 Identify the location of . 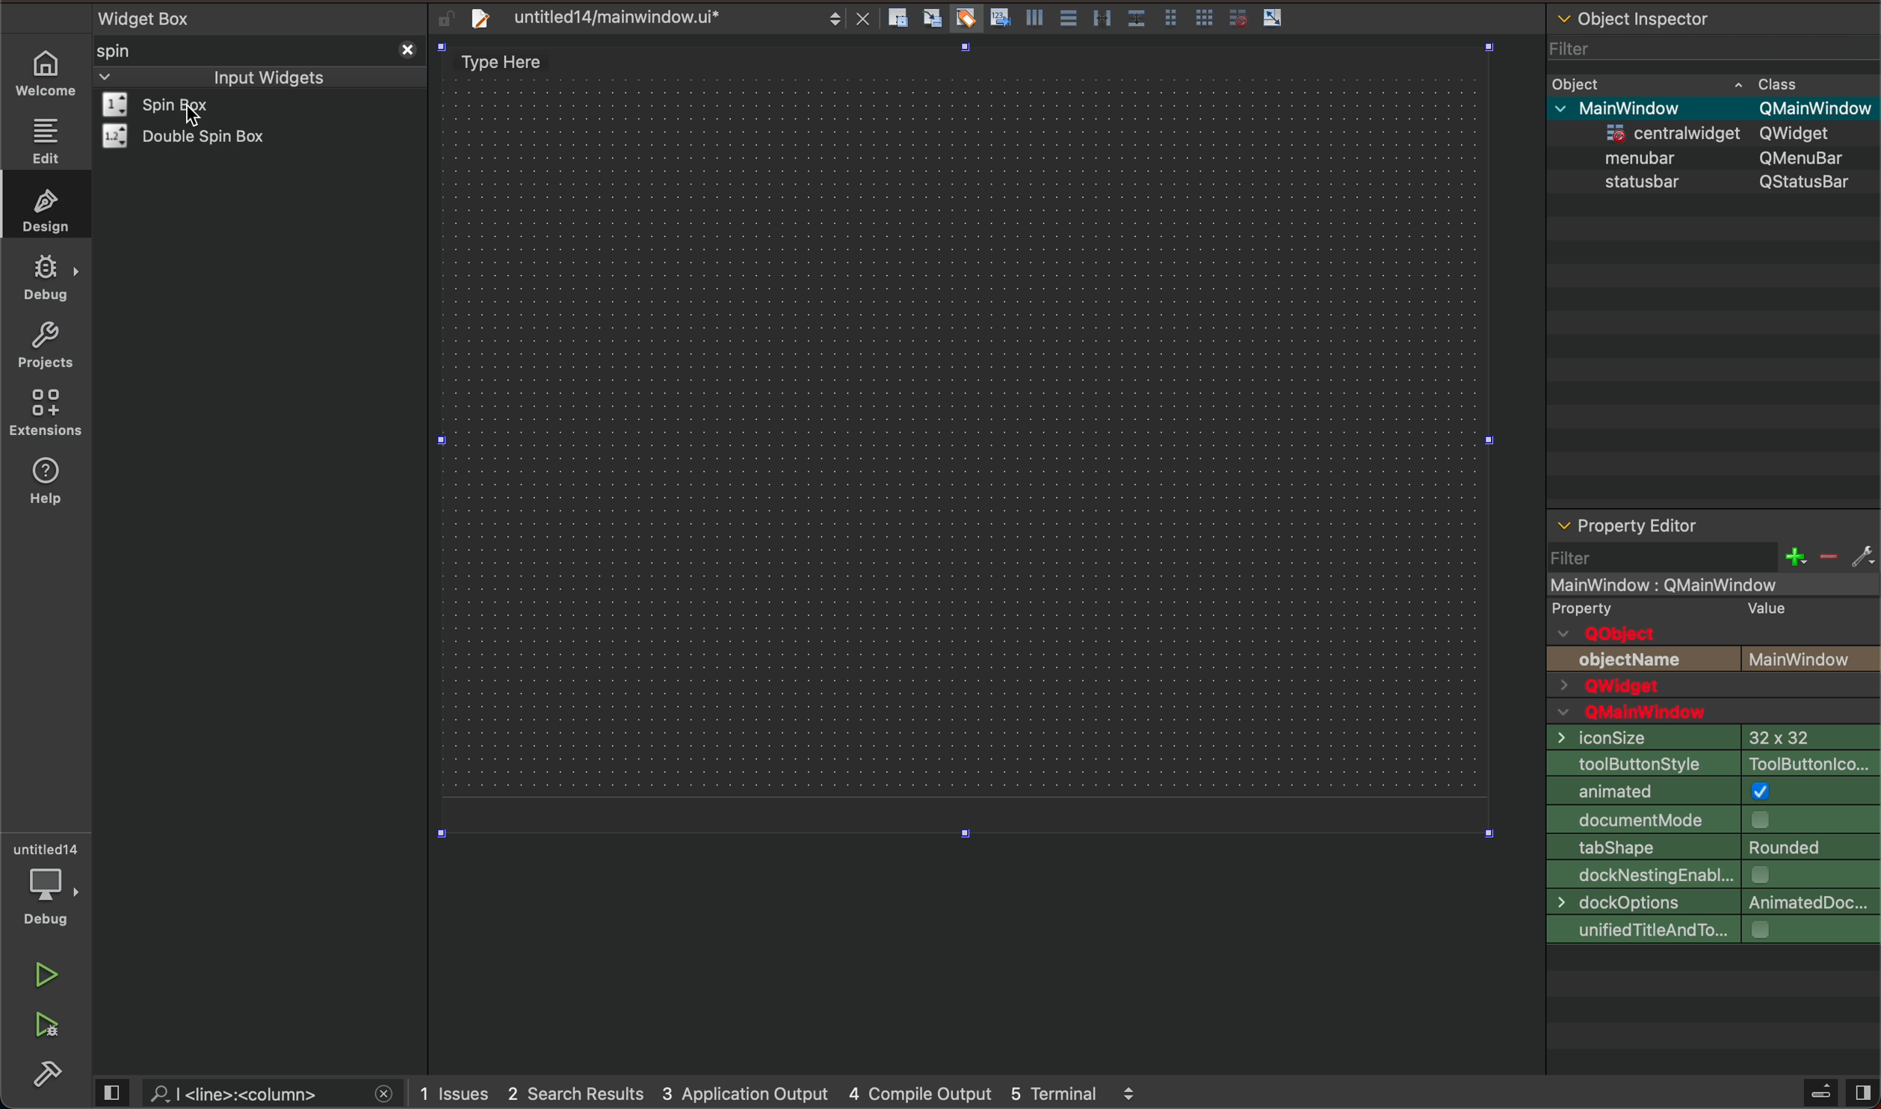
(1807, 181).